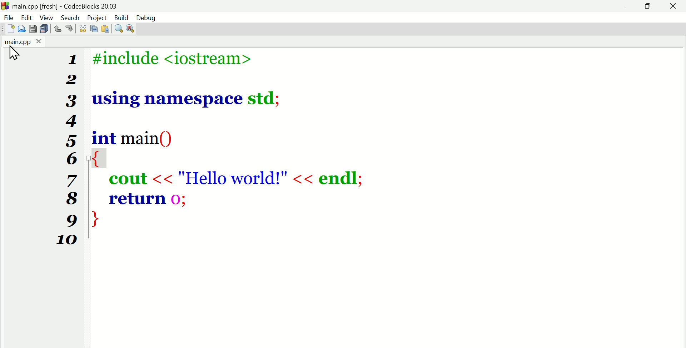 Image resolution: width=686 pixels, height=348 pixels. What do you see at coordinates (16, 54) in the screenshot?
I see `cursor` at bounding box center [16, 54].